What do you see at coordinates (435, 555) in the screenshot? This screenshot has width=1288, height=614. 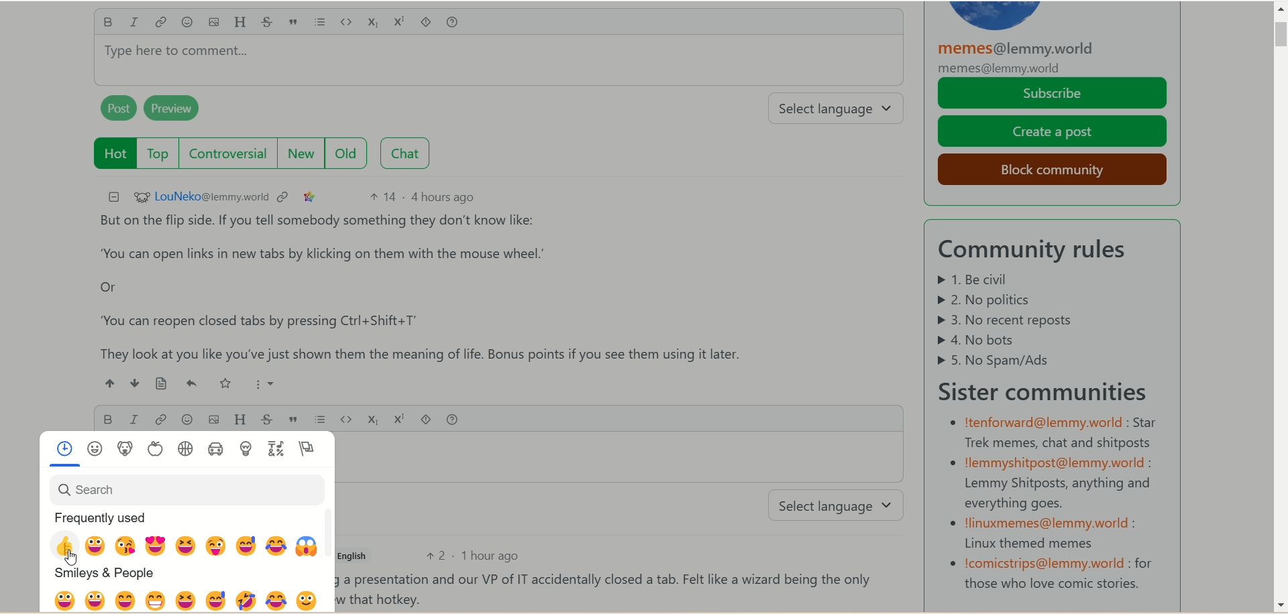 I see `2 votes up` at bounding box center [435, 555].